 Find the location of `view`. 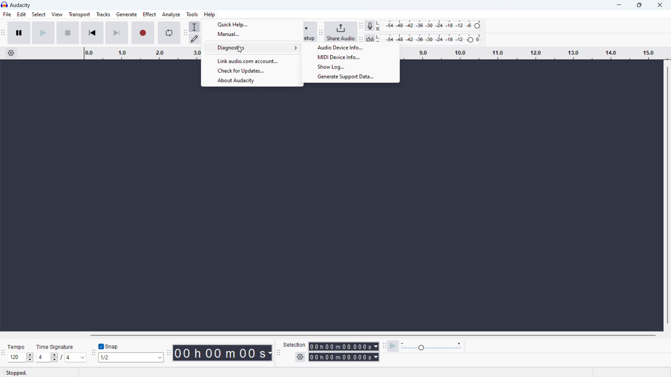

view is located at coordinates (57, 14).